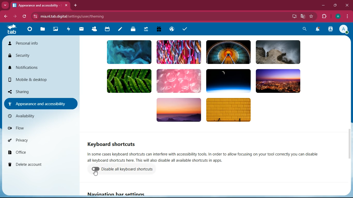 The height and width of the screenshot is (198, 353). What do you see at coordinates (40, 117) in the screenshot?
I see `availiability` at bounding box center [40, 117].